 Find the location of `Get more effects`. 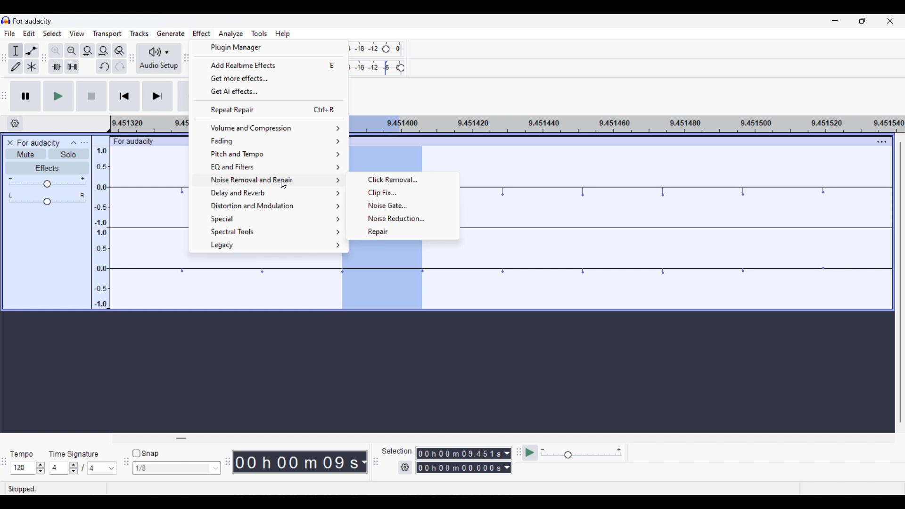

Get more effects is located at coordinates (270, 79).